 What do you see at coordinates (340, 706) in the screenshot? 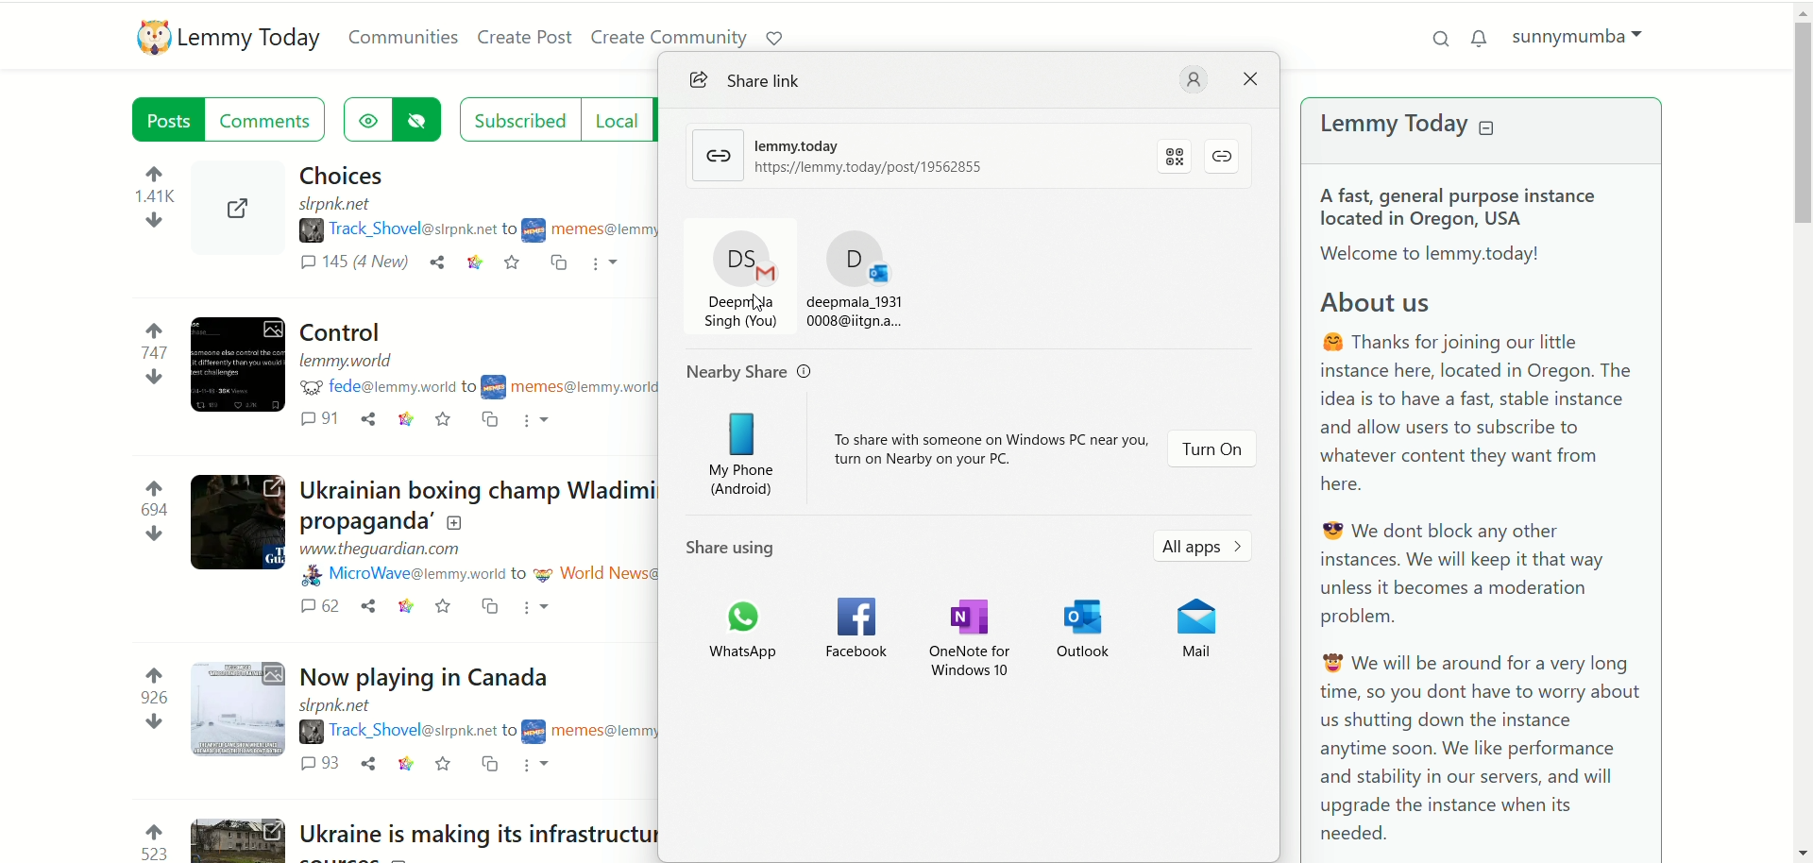
I see `URL` at bounding box center [340, 706].